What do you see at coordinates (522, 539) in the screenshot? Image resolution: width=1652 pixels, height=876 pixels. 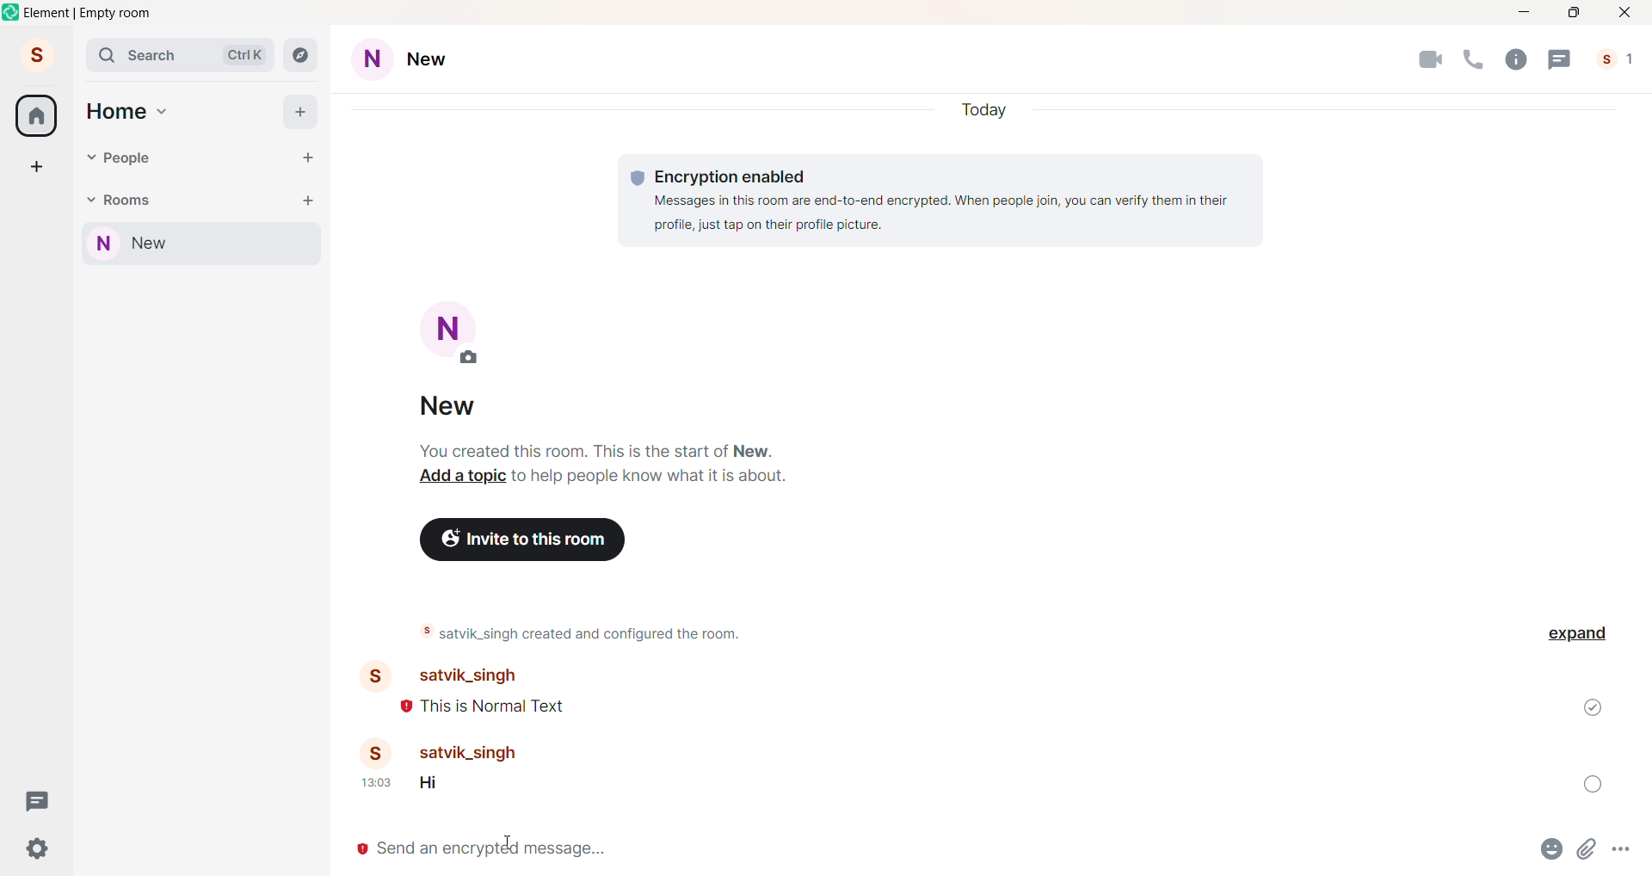 I see `Invite to this room` at bounding box center [522, 539].